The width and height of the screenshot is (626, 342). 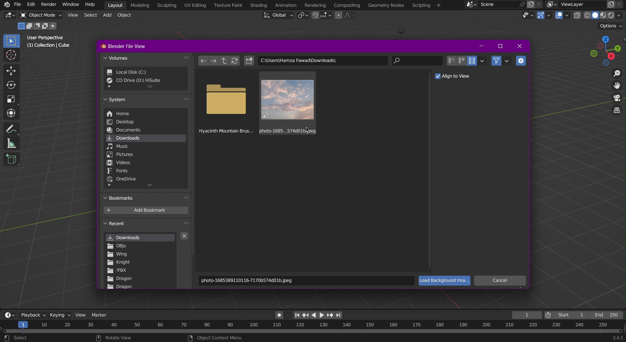 I want to click on Large Tiles, so click(x=477, y=60).